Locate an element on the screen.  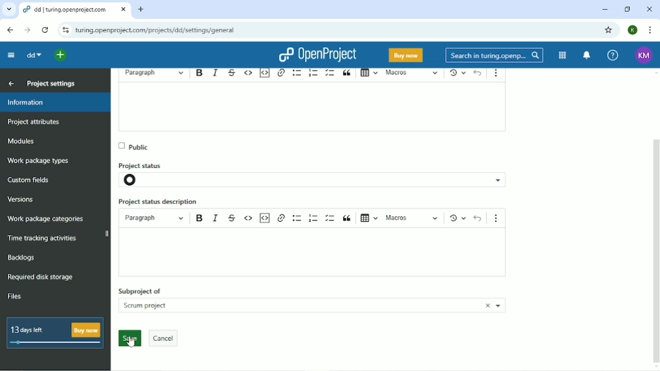
13 days left buy now is located at coordinates (56, 334).